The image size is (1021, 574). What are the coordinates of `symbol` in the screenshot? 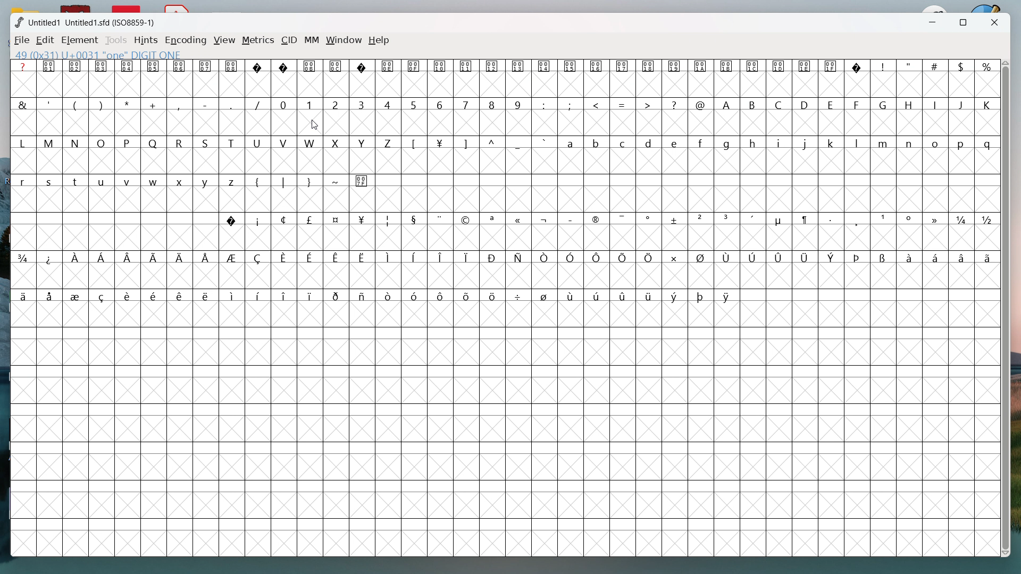 It's located at (75, 66).